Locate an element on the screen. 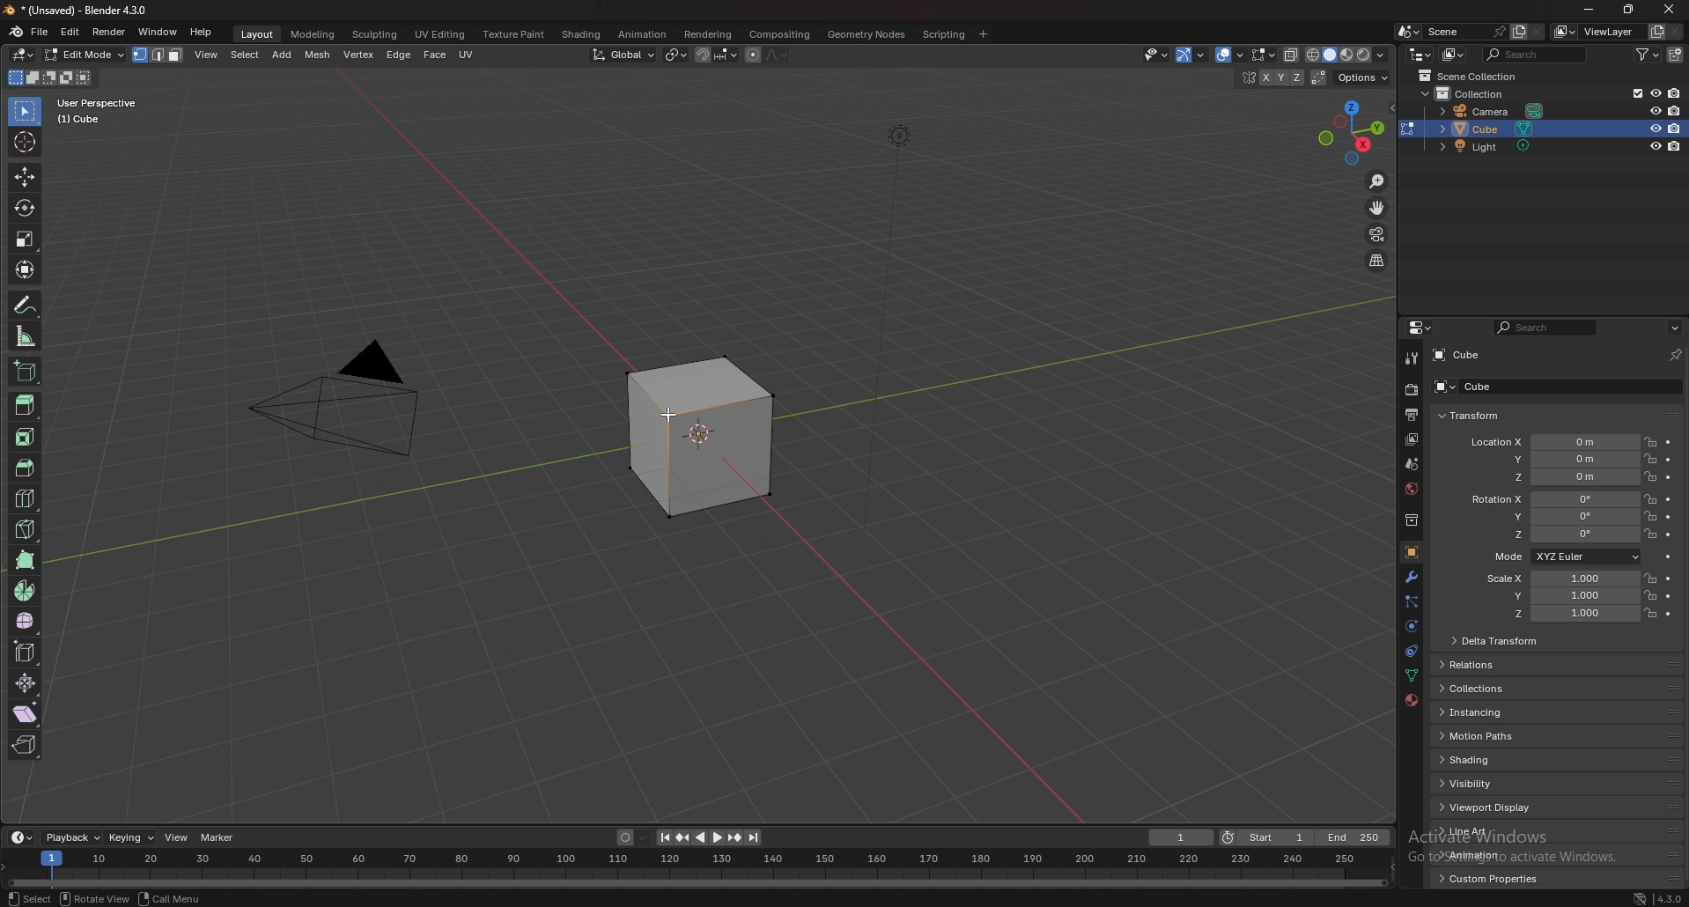  transform is located at coordinates (26, 270).